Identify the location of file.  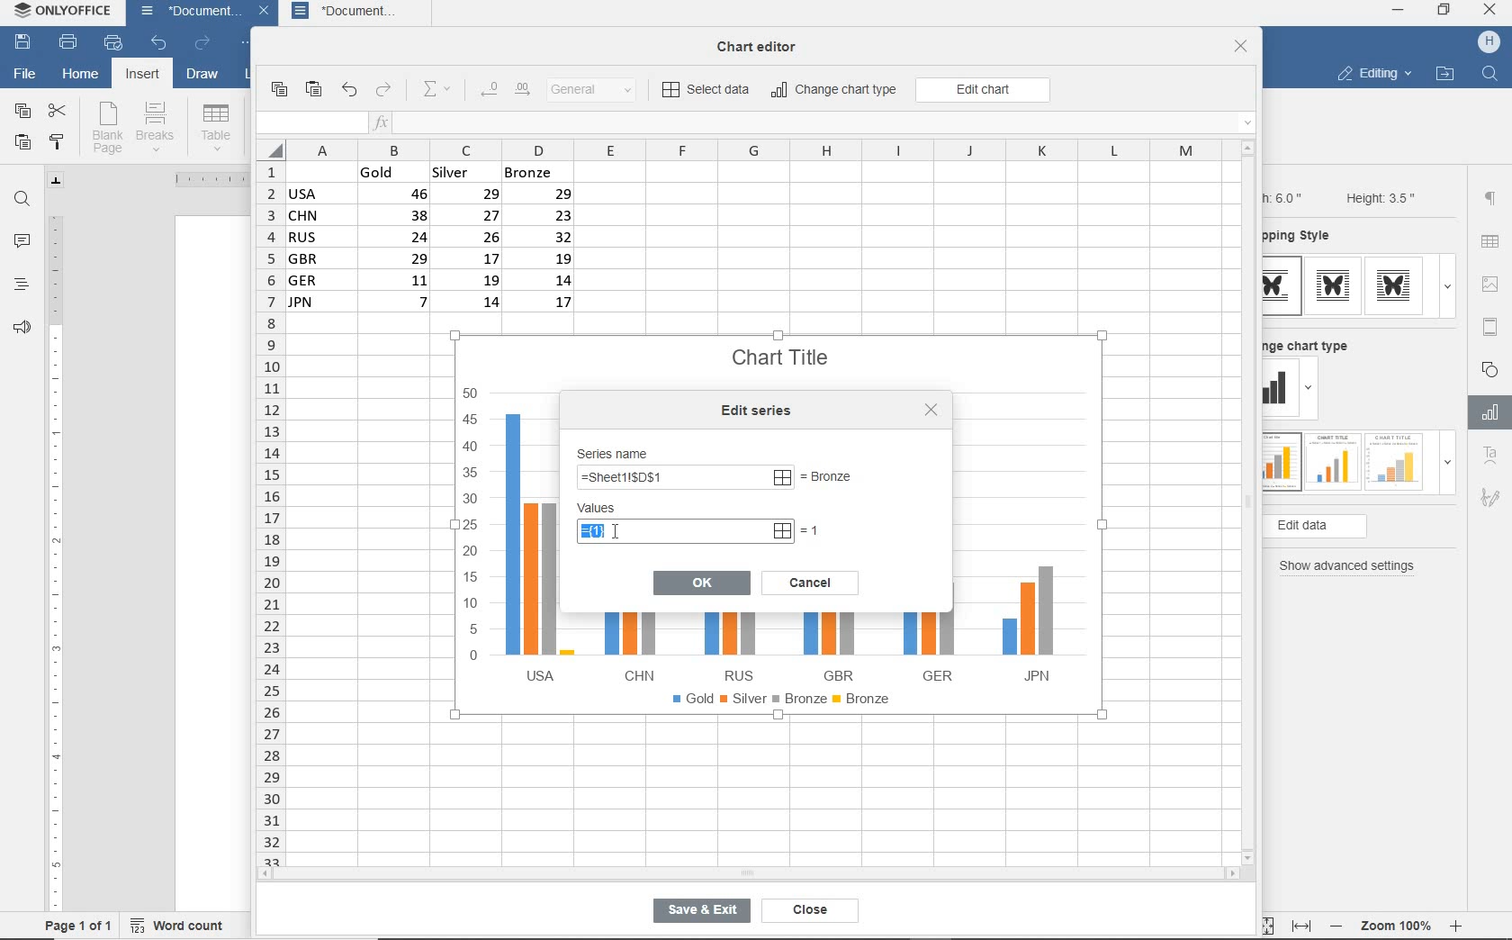
(23, 72).